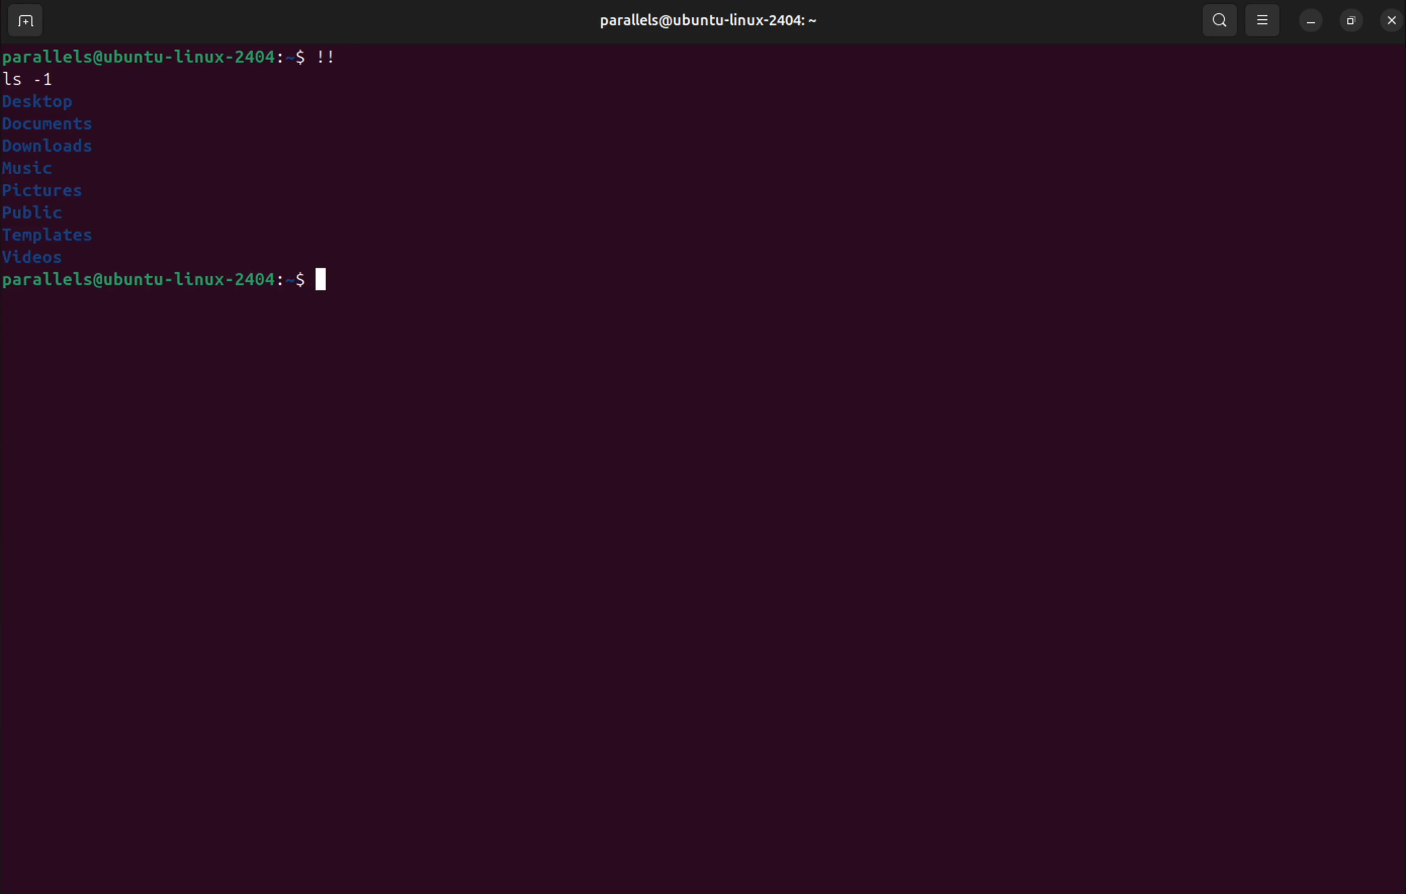 The height and width of the screenshot is (894, 1406). I want to click on add terminal, so click(31, 22).